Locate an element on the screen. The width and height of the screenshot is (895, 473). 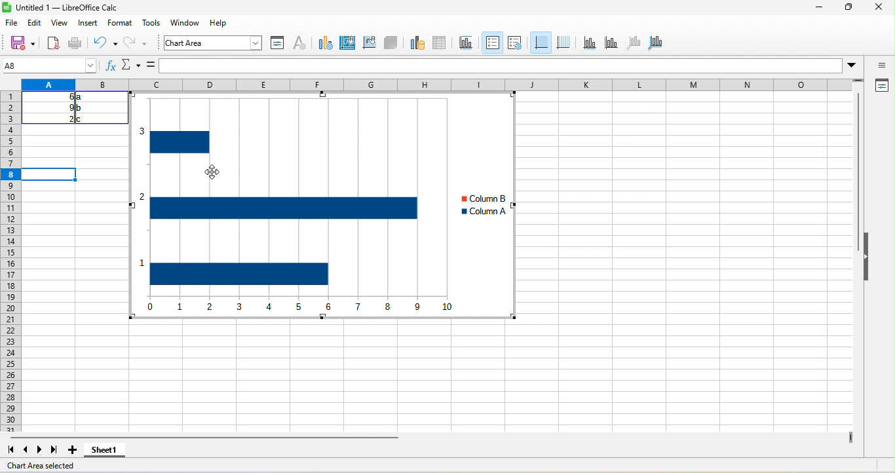
9 is located at coordinates (62, 108).